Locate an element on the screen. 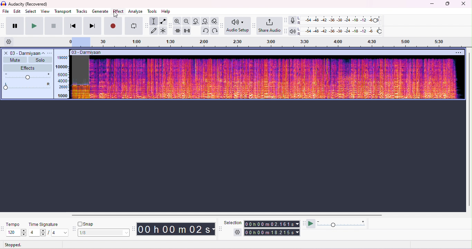 This screenshot has width=472, height=249. close is located at coordinates (463, 4).